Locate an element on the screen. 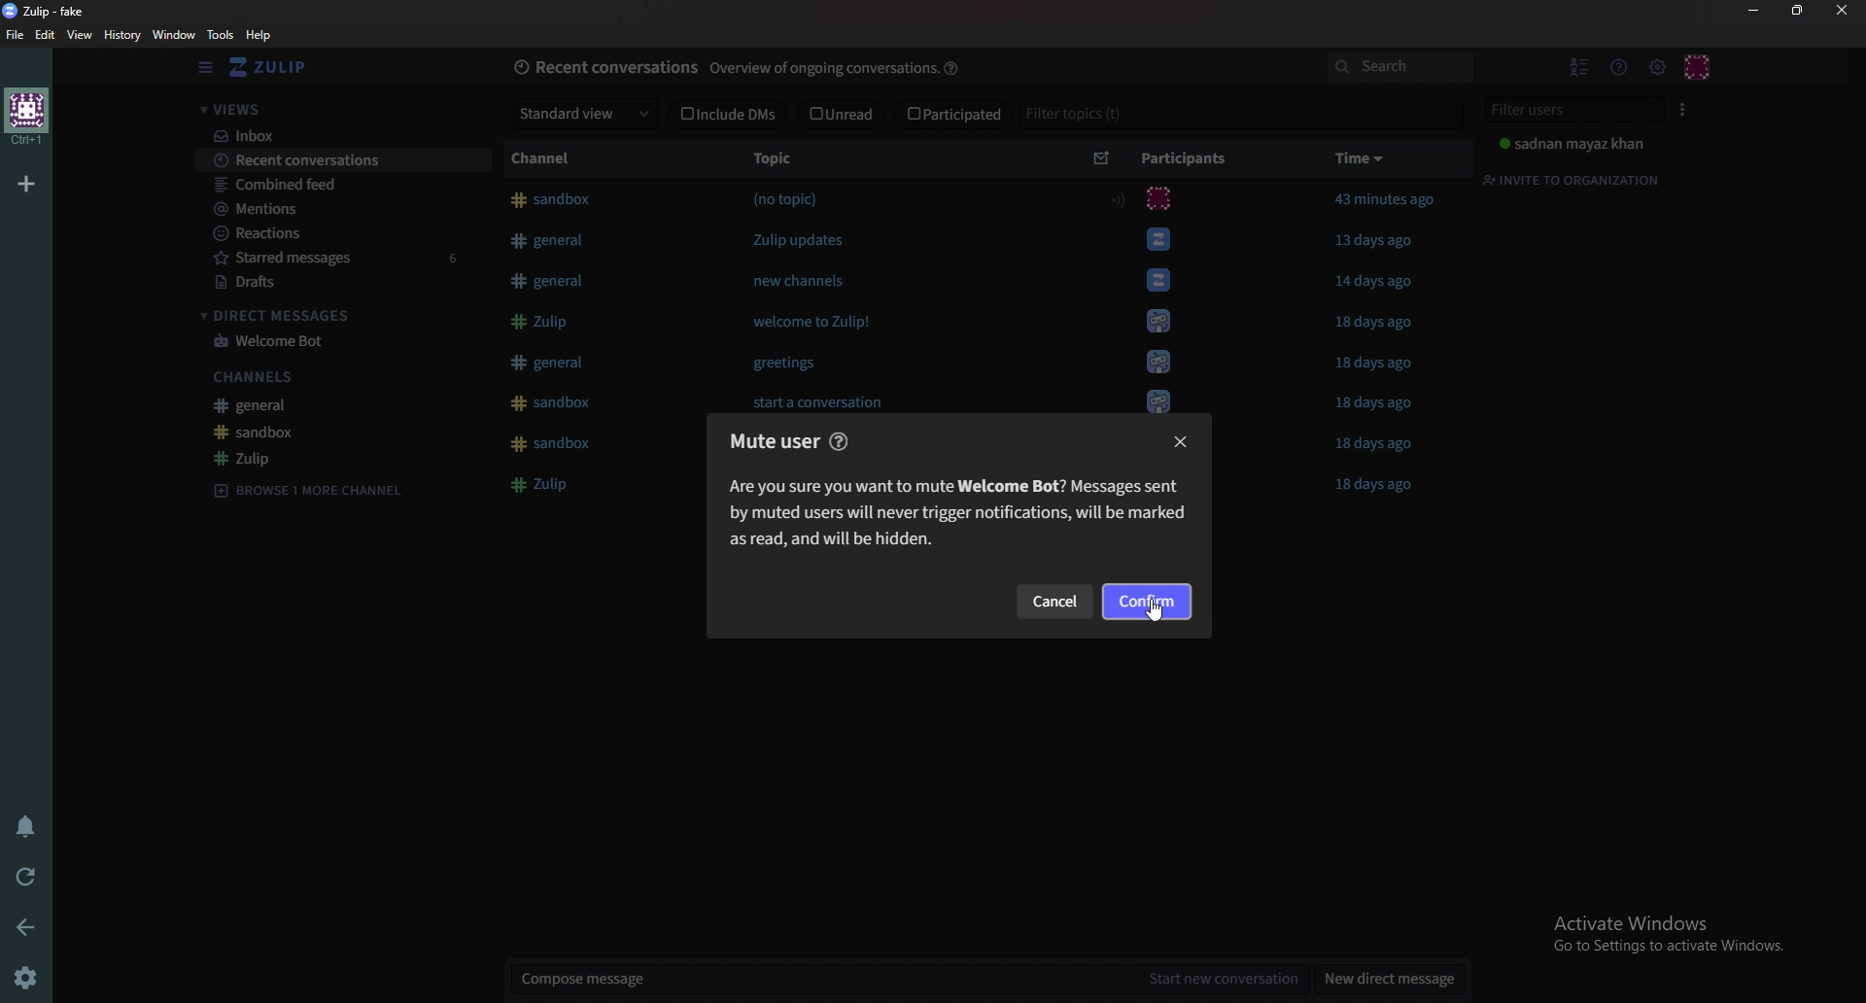 The height and width of the screenshot is (1003, 1866). New direct message is located at coordinates (1389, 975).